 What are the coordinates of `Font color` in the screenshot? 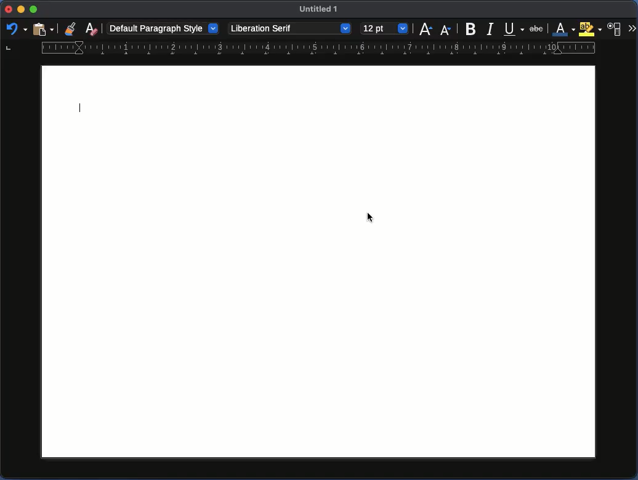 It's located at (564, 30).